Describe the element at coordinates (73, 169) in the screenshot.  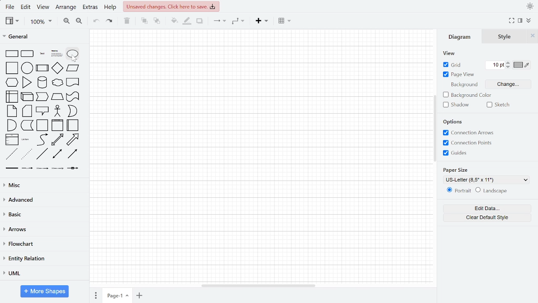
I see `connector with symbol` at that location.